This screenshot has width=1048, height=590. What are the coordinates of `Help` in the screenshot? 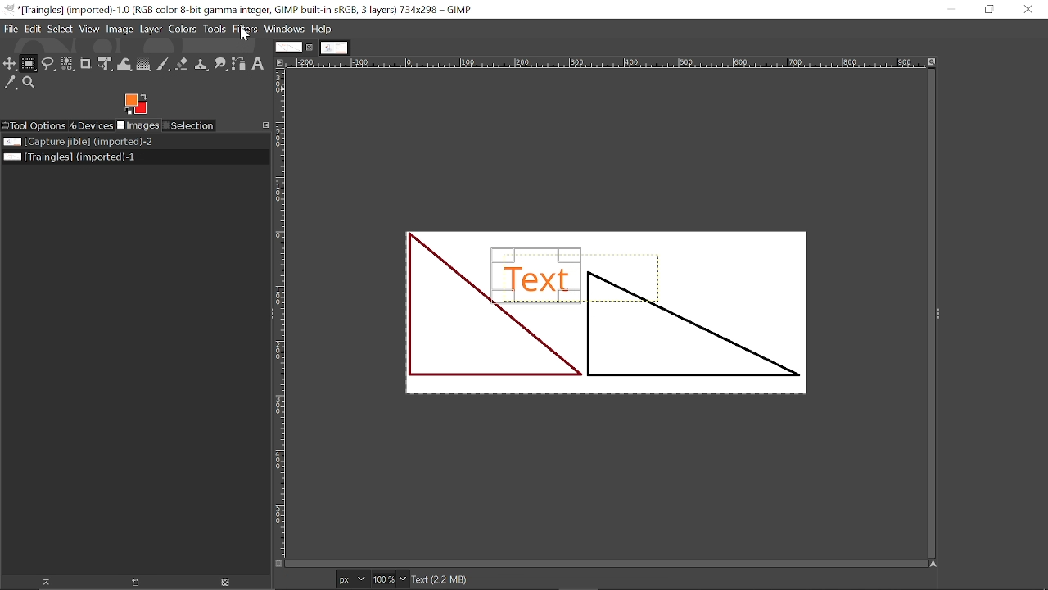 It's located at (322, 29).